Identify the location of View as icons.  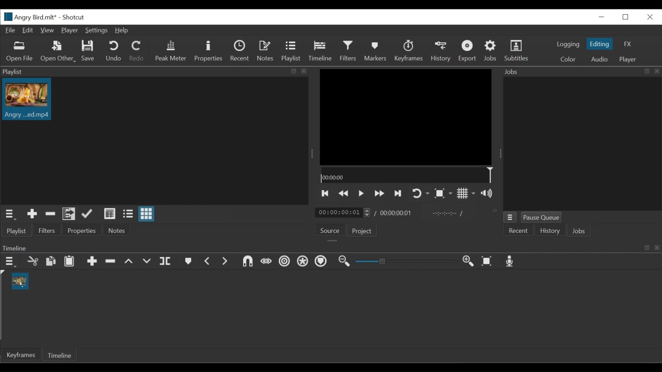
(147, 214).